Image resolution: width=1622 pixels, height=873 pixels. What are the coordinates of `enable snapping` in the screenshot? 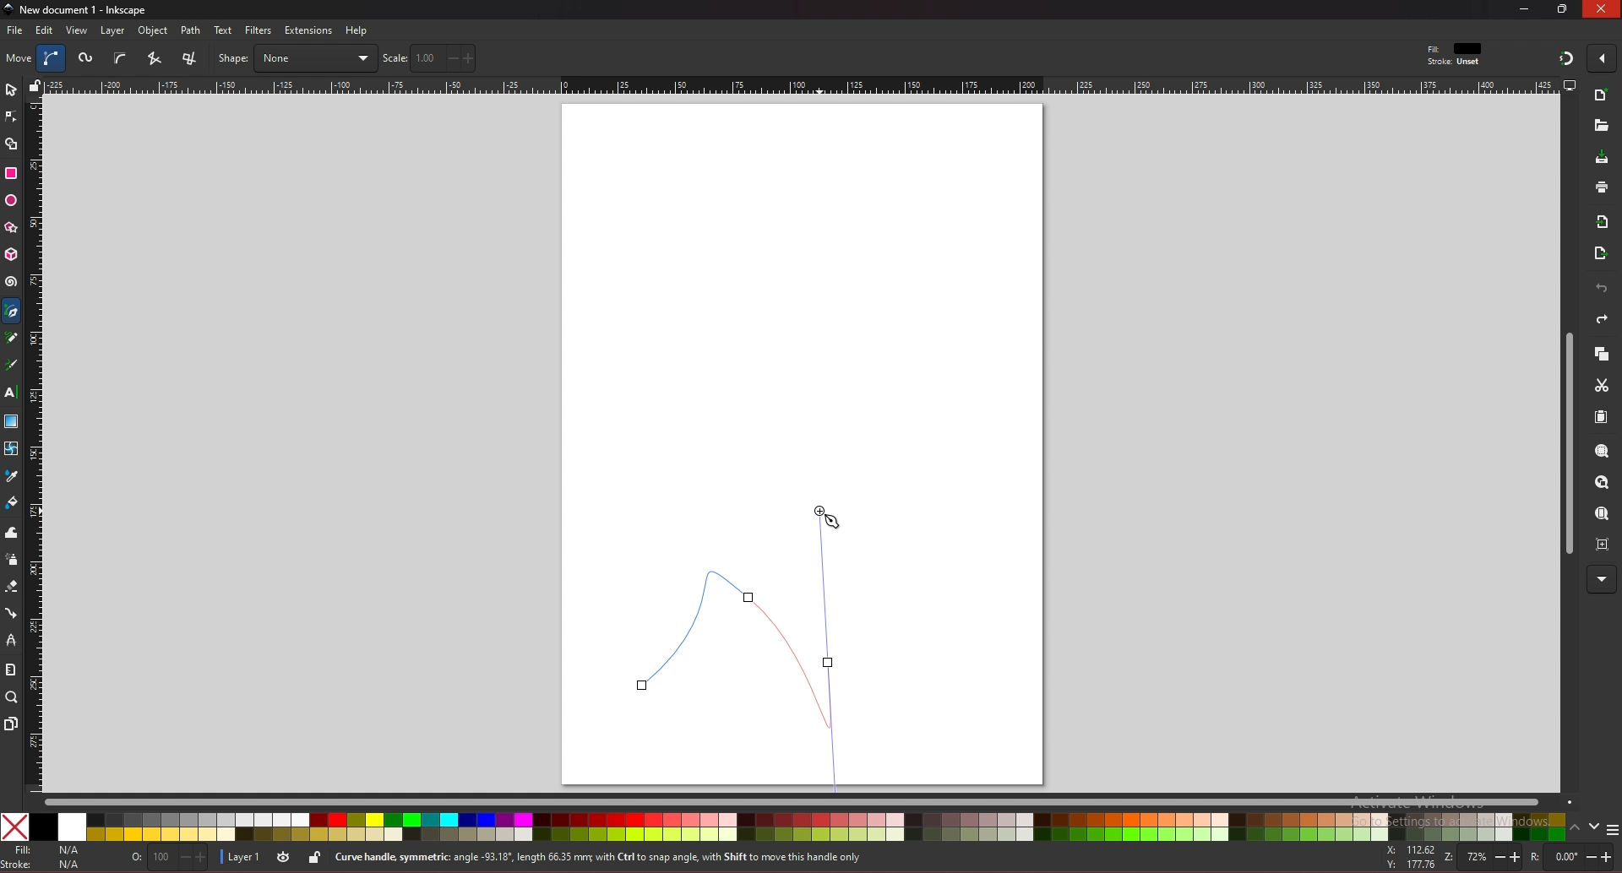 It's located at (1602, 57).